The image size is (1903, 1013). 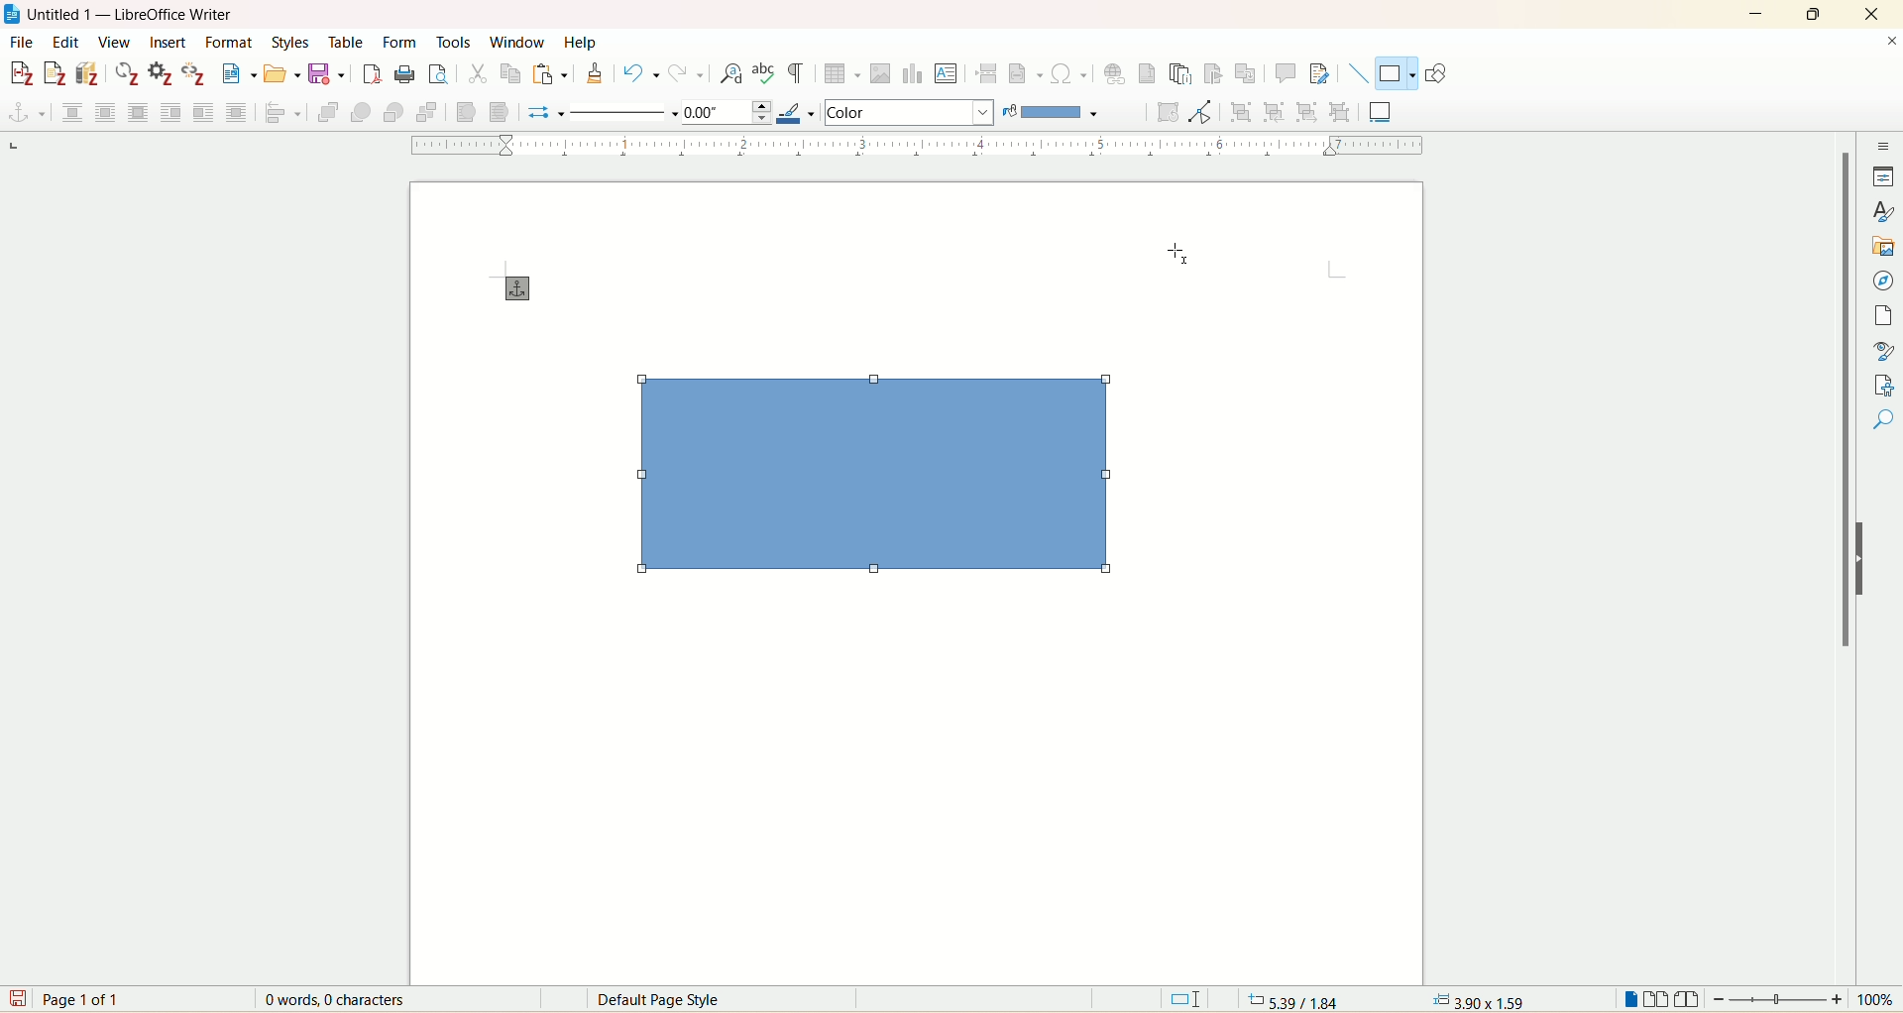 What do you see at coordinates (1883, 281) in the screenshot?
I see `navigator` at bounding box center [1883, 281].